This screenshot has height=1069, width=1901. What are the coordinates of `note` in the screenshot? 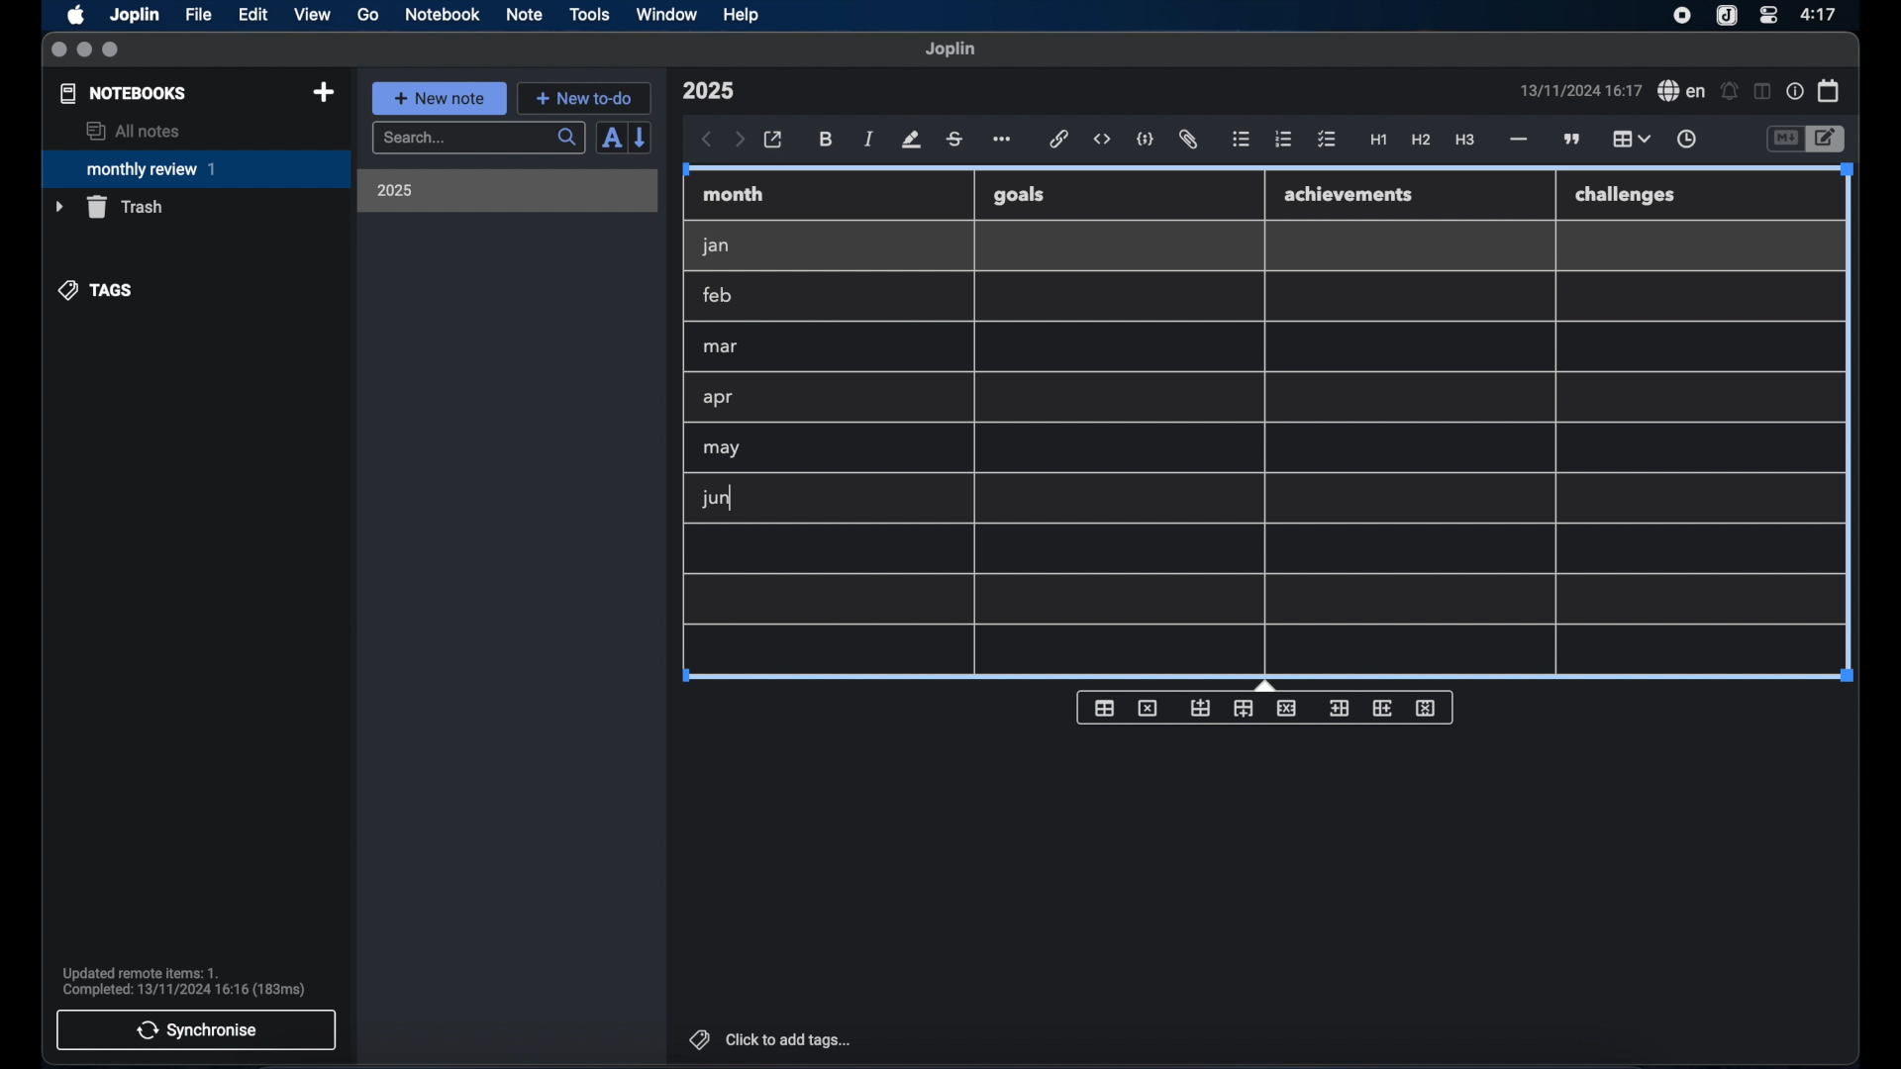 It's located at (525, 14).